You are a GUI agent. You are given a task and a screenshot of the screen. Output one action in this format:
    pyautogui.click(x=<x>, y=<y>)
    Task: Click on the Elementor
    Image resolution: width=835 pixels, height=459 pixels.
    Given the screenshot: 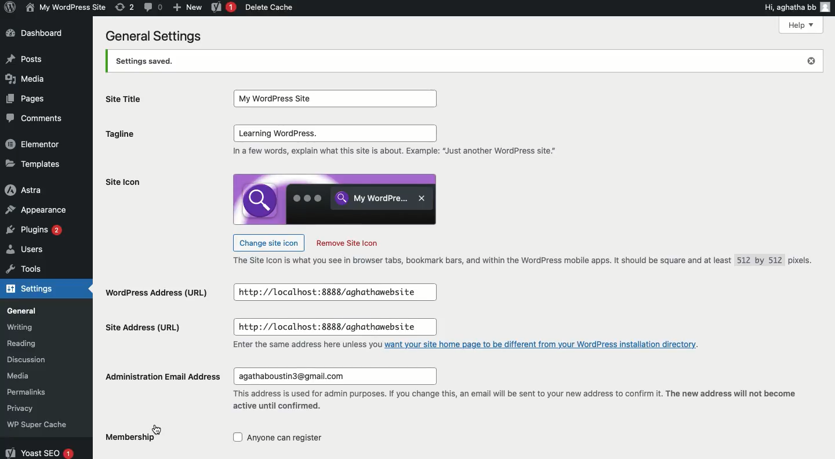 What is the action you would take?
    pyautogui.click(x=36, y=144)
    